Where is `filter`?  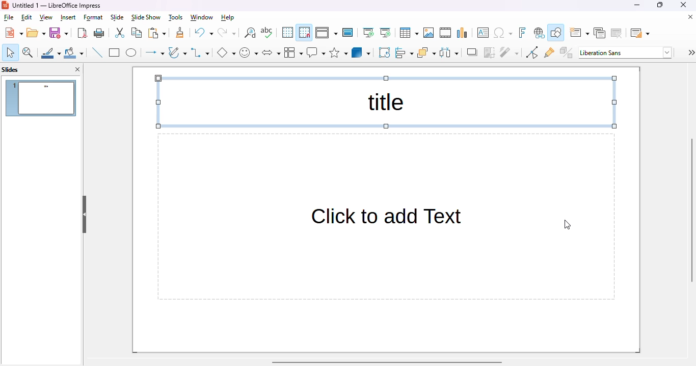
filter is located at coordinates (510, 53).